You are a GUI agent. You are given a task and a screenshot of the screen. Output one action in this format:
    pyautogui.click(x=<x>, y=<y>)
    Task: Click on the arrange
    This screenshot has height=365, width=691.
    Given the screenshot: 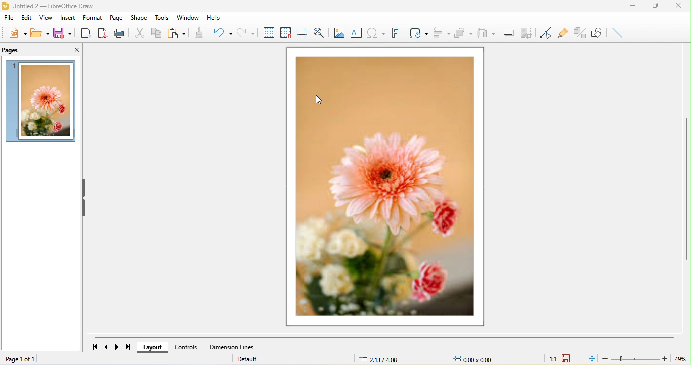 What is the action you would take?
    pyautogui.click(x=462, y=33)
    